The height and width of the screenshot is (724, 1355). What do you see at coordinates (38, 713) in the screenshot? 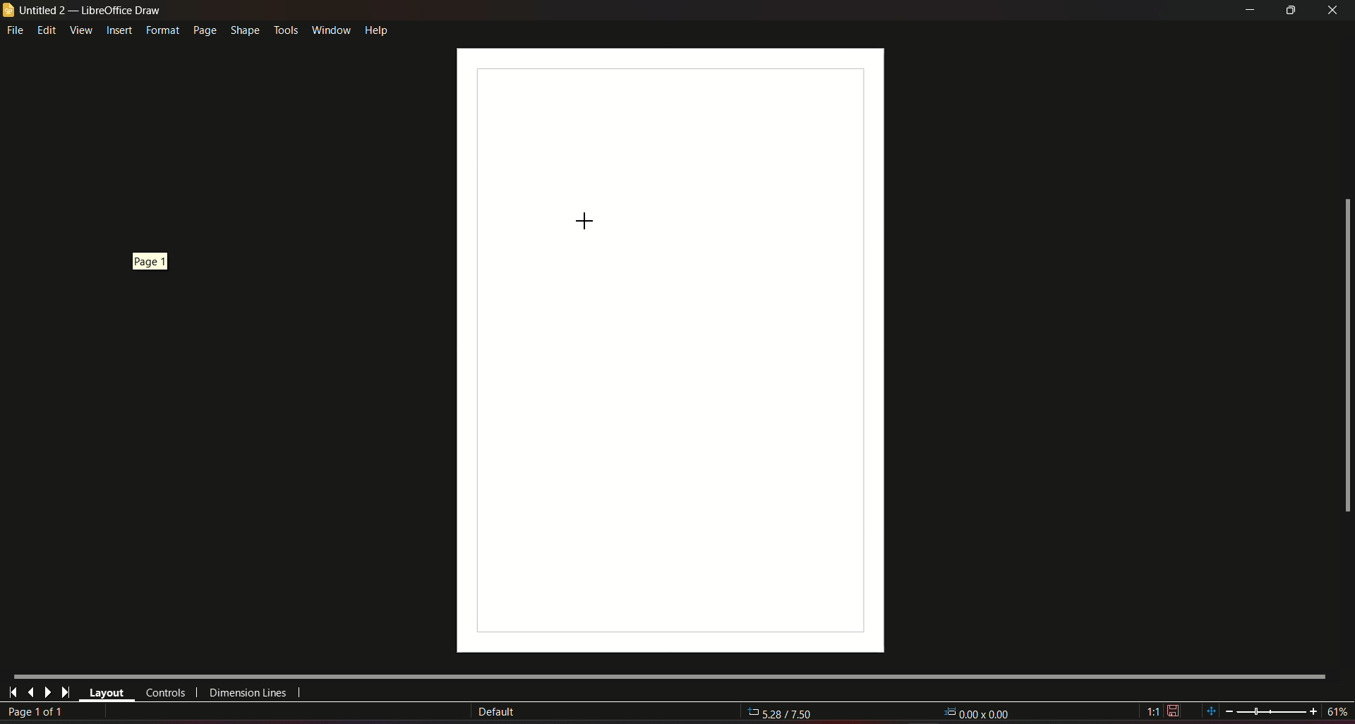
I see `page number` at bounding box center [38, 713].